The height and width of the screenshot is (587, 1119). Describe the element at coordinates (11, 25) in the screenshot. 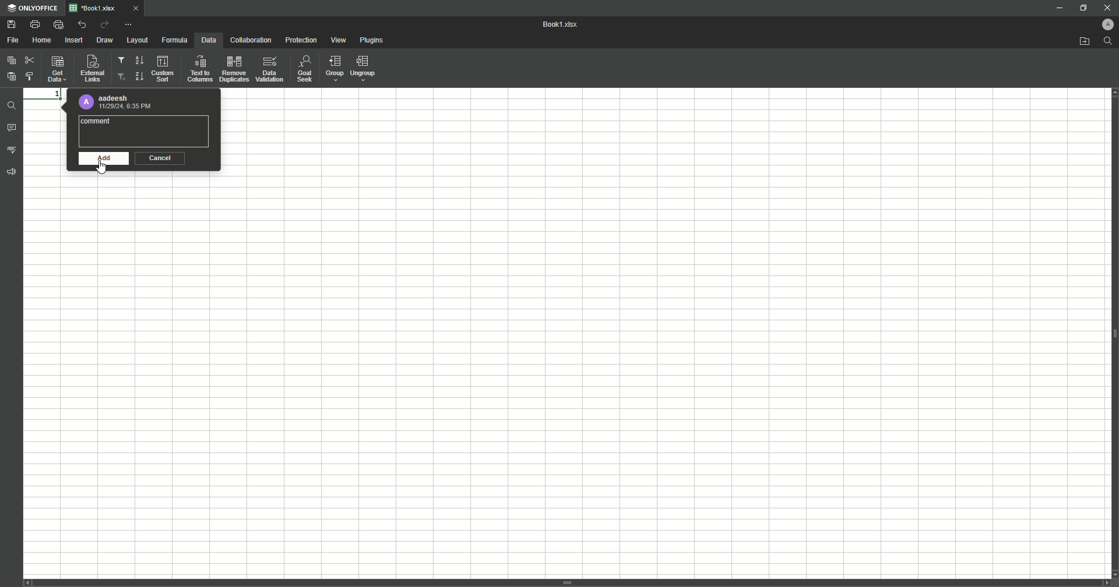

I see `Save` at that location.